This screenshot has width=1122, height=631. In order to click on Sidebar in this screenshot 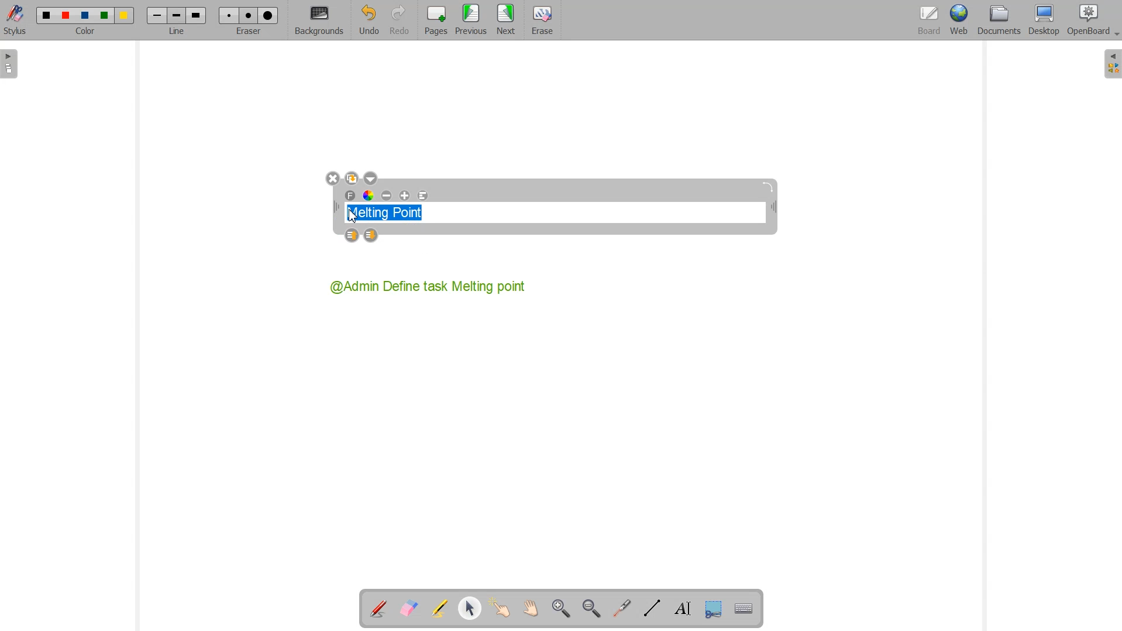, I will do `click(1111, 64)`.